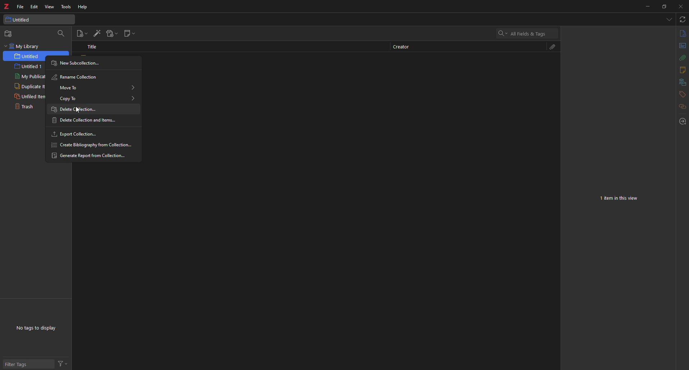 Image resolution: width=689 pixels, height=370 pixels. I want to click on minimize, so click(645, 7).